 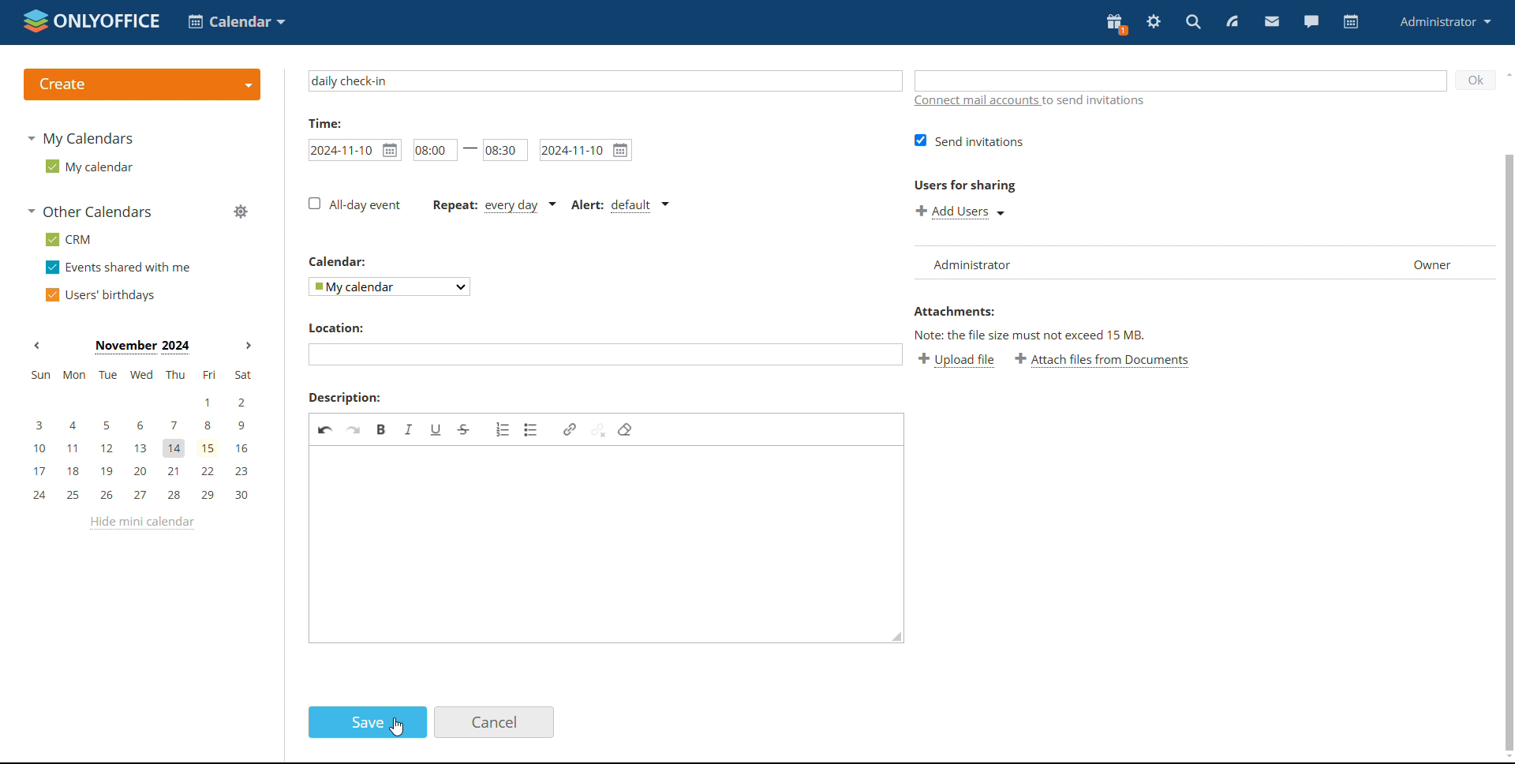 I want to click on settings, so click(x=1154, y=22).